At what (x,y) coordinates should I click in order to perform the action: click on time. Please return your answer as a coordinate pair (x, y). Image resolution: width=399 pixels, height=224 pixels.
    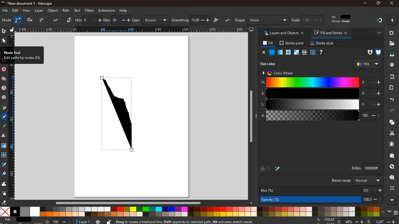
    Looking at the image, I should click on (98, 222).